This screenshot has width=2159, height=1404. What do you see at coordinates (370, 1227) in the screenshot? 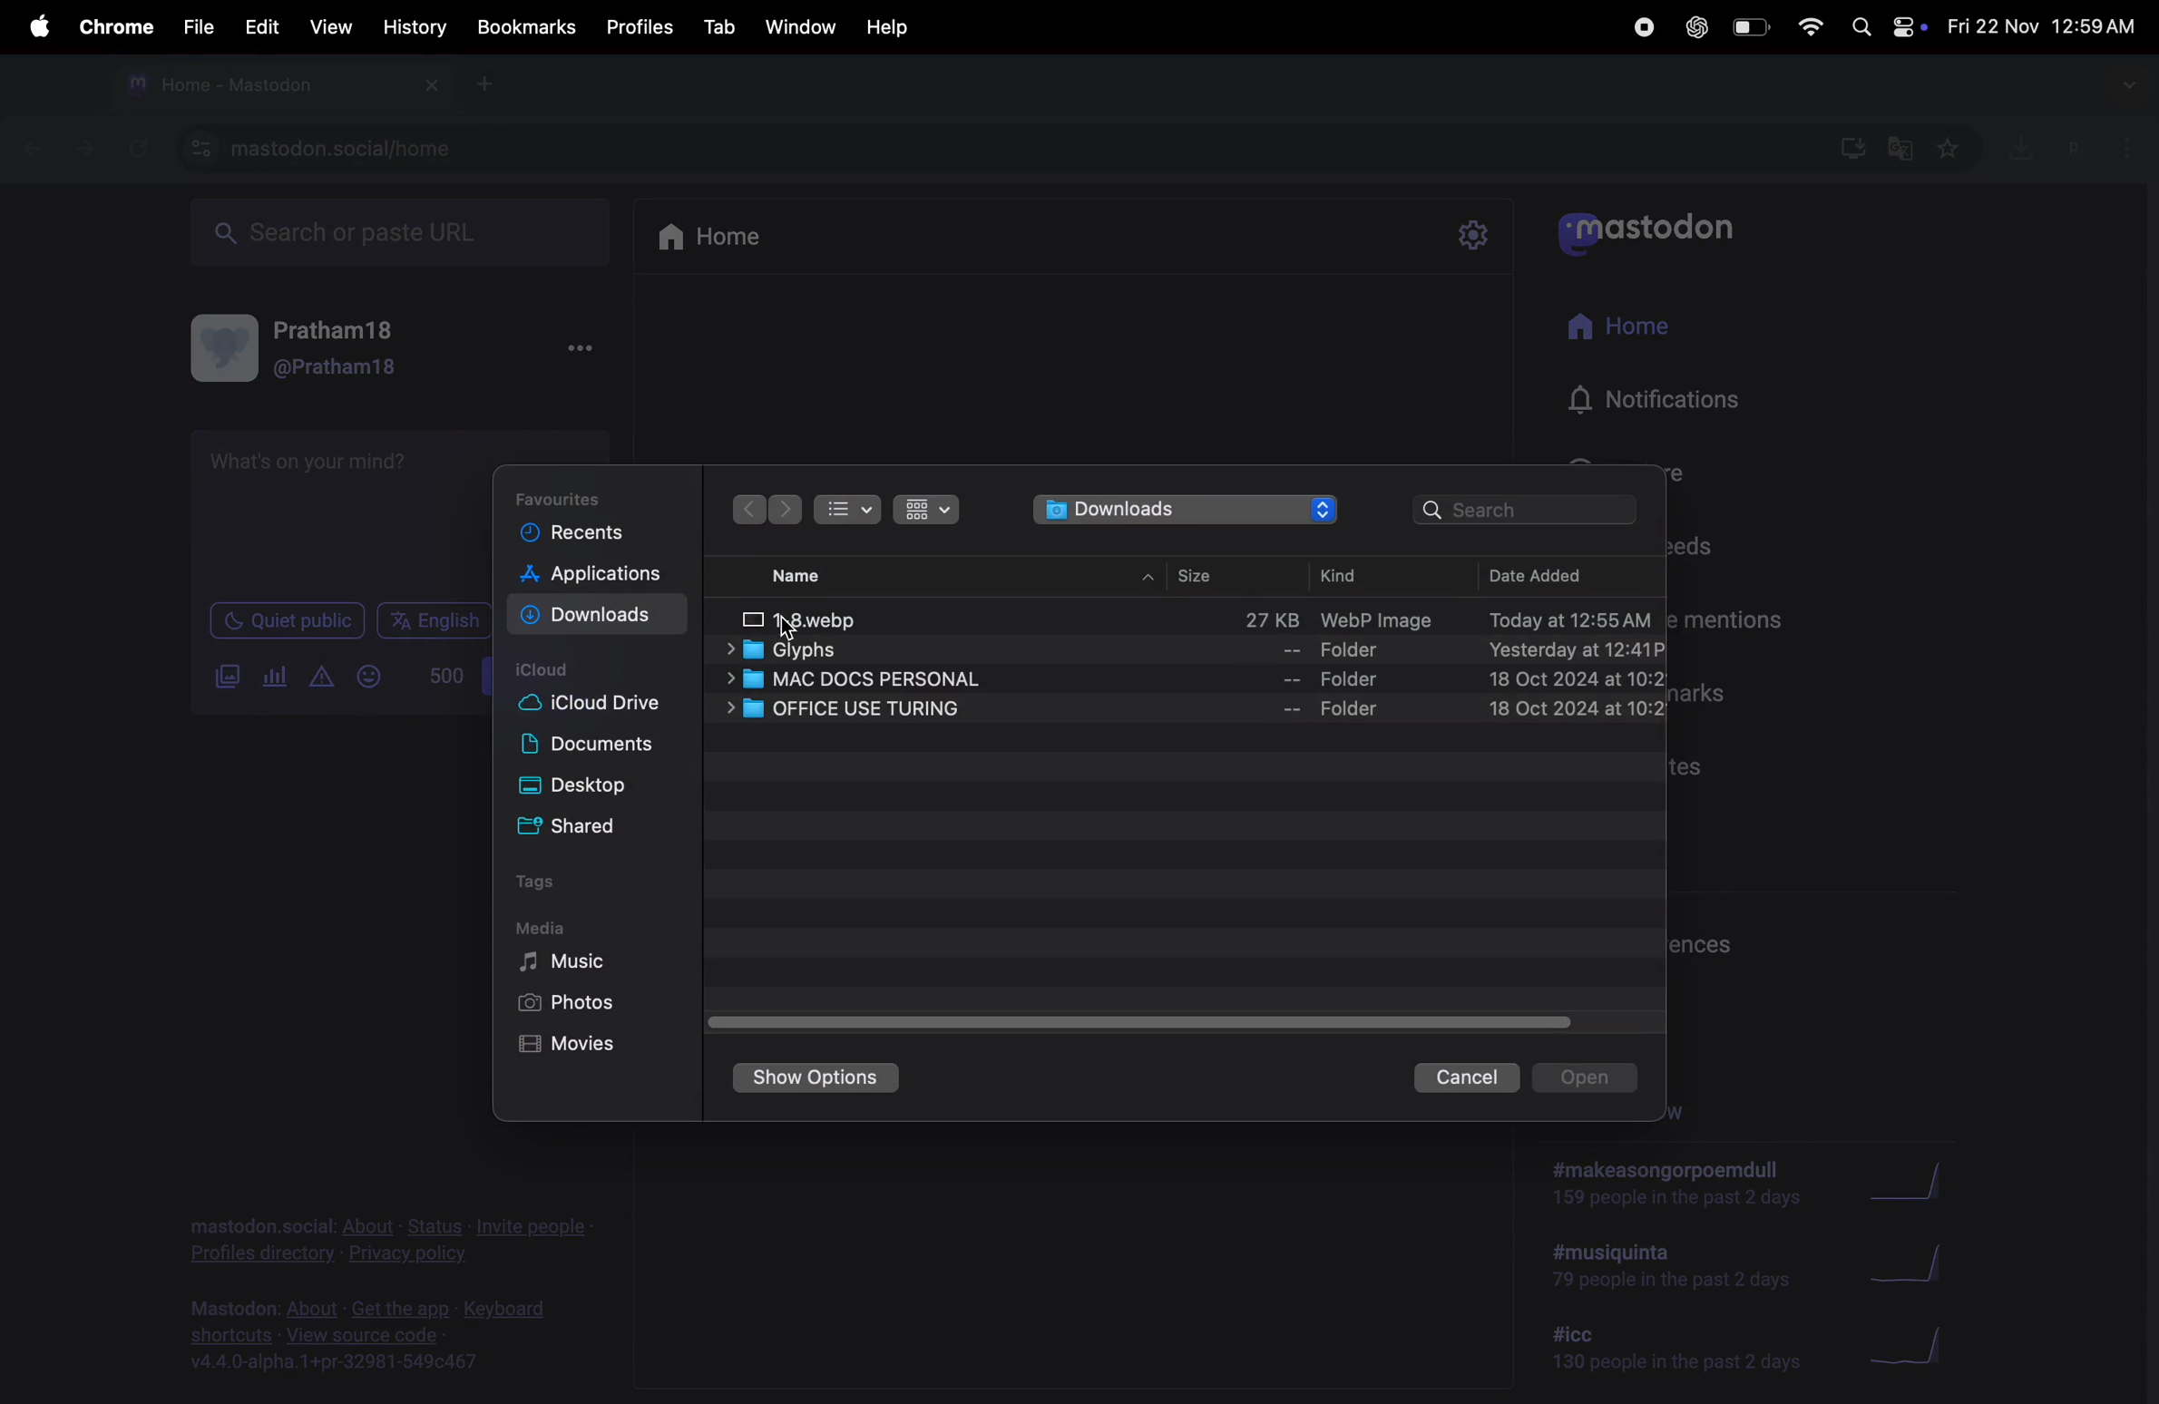
I see `about` at bounding box center [370, 1227].